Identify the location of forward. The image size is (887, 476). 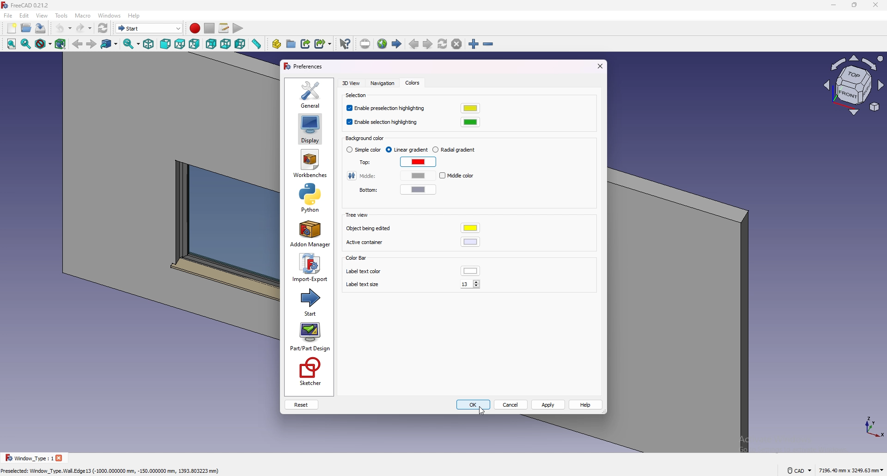
(91, 44).